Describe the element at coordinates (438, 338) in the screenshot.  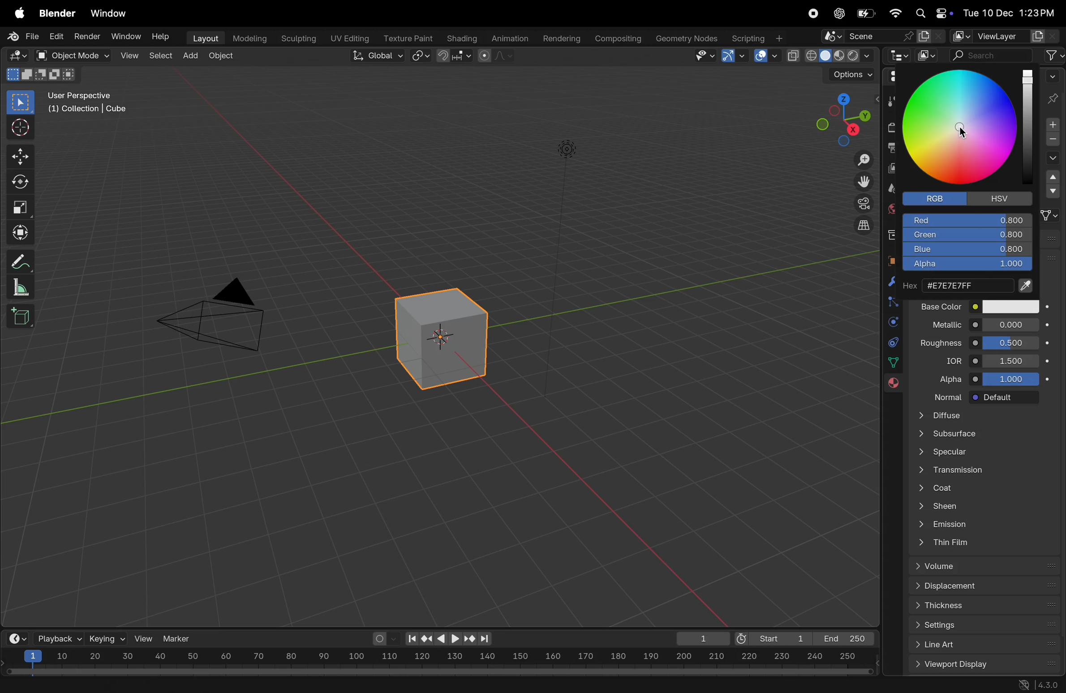
I see `3D cube ` at that location.